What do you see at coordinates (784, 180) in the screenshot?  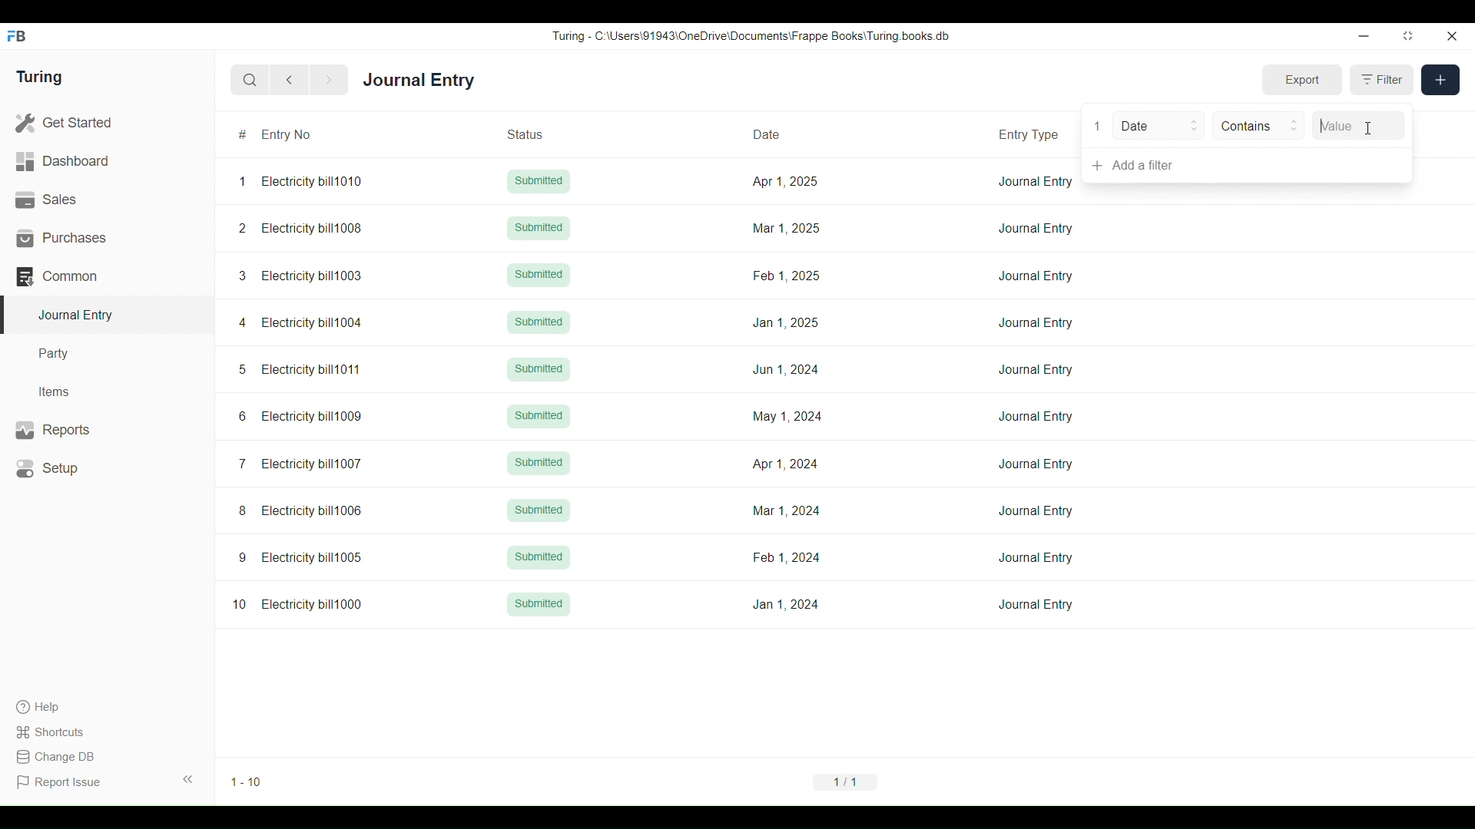 I see `Apr 1, 2025` at bounding box center [784, 180].